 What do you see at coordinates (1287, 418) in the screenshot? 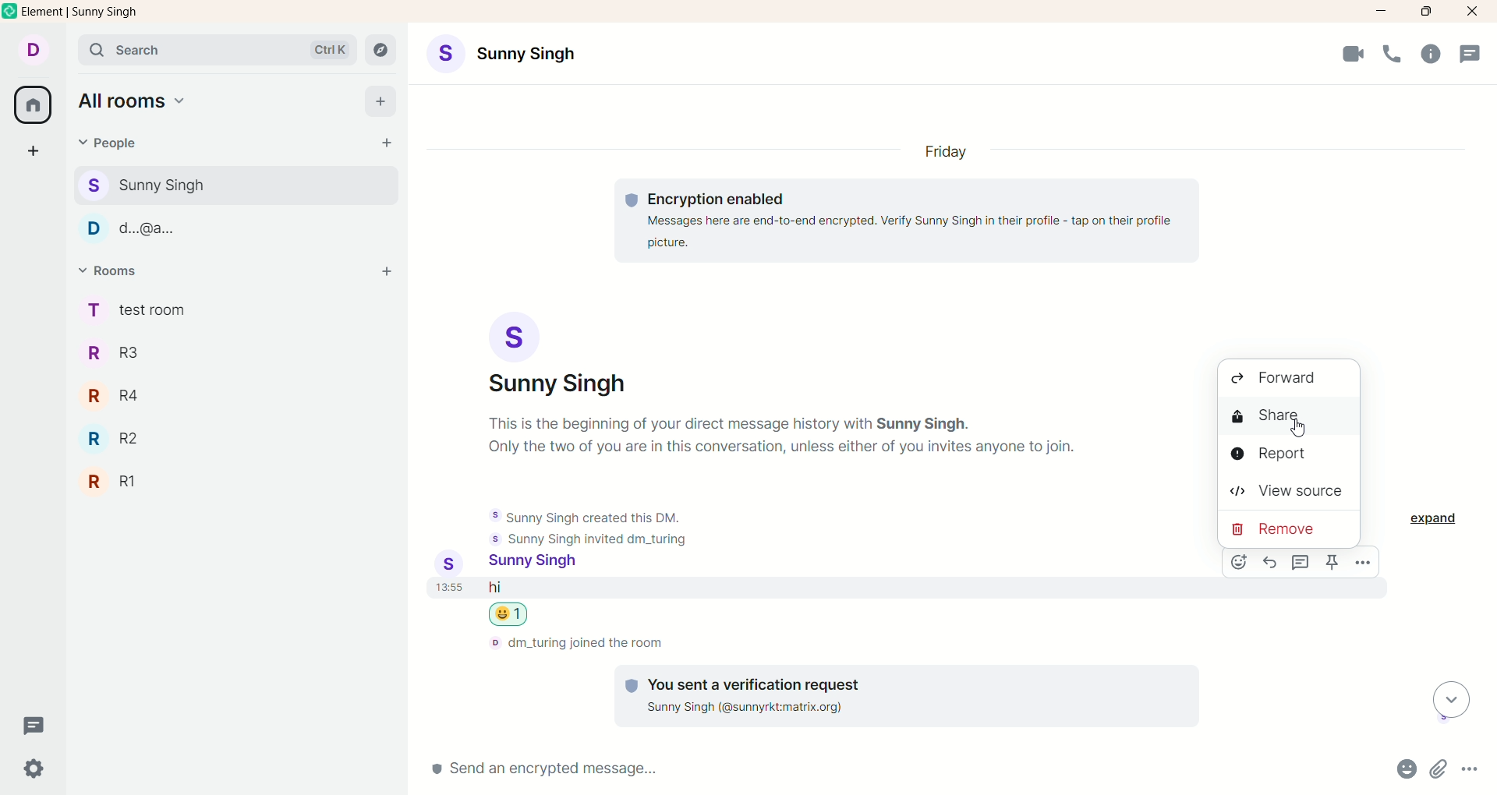
I see `share` at bounding box center [1287, 418].